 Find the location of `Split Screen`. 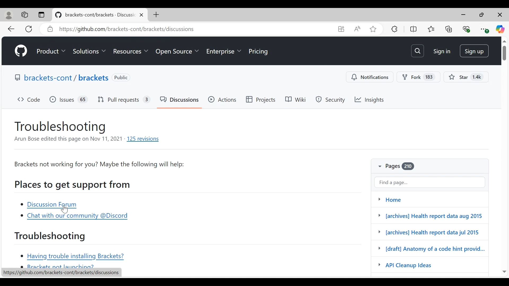

Split Screen is located at coordinates (414, 29).